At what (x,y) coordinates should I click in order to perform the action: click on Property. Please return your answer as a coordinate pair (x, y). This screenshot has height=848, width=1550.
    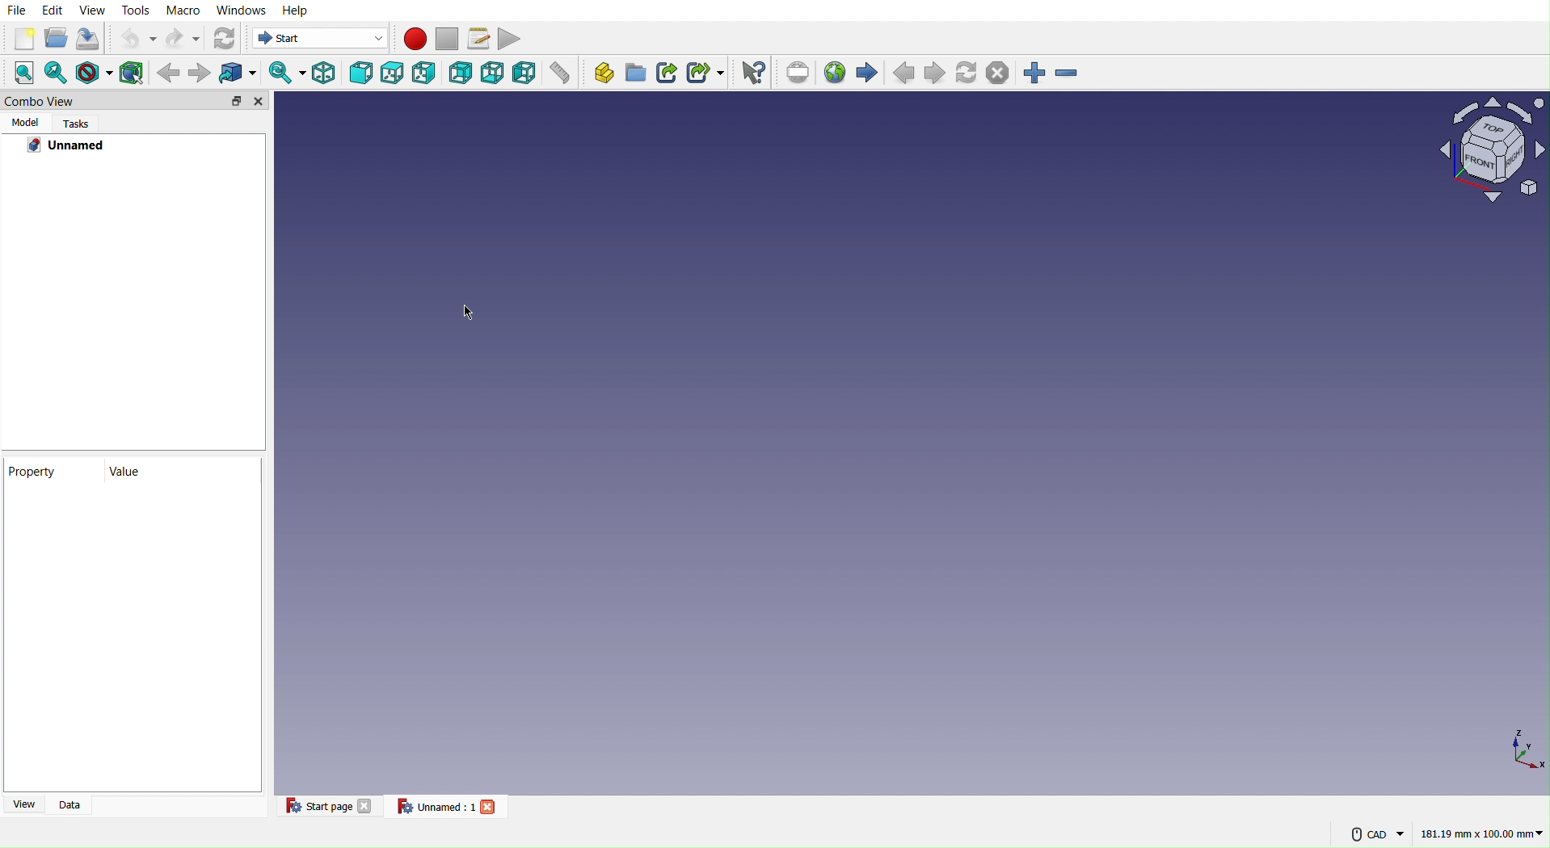
    Looking at the image, I should click on (134, 575).